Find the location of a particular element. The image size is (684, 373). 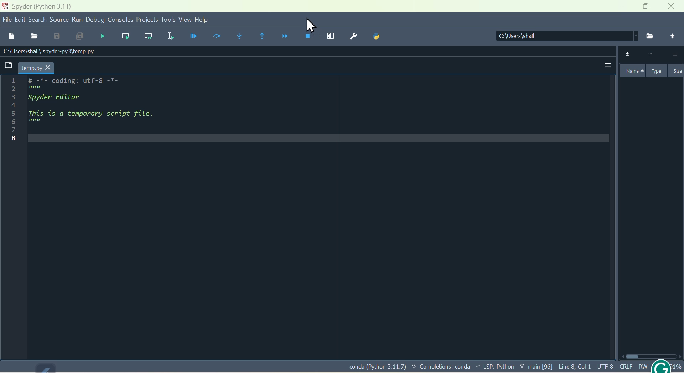

view is located at coordinates (186, 20).